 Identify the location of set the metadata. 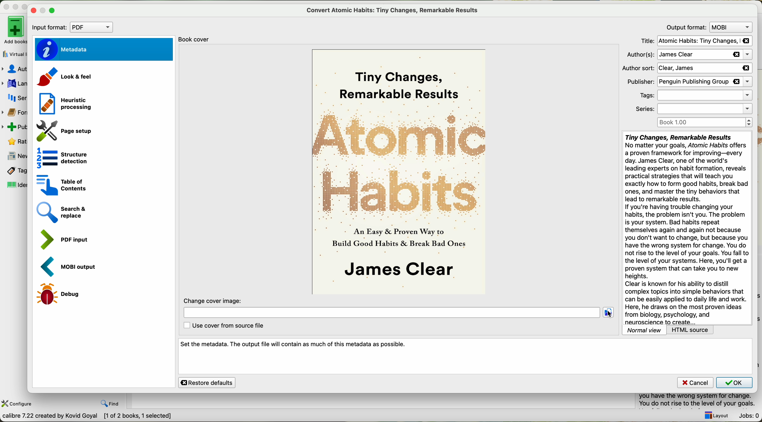
(466, 357).